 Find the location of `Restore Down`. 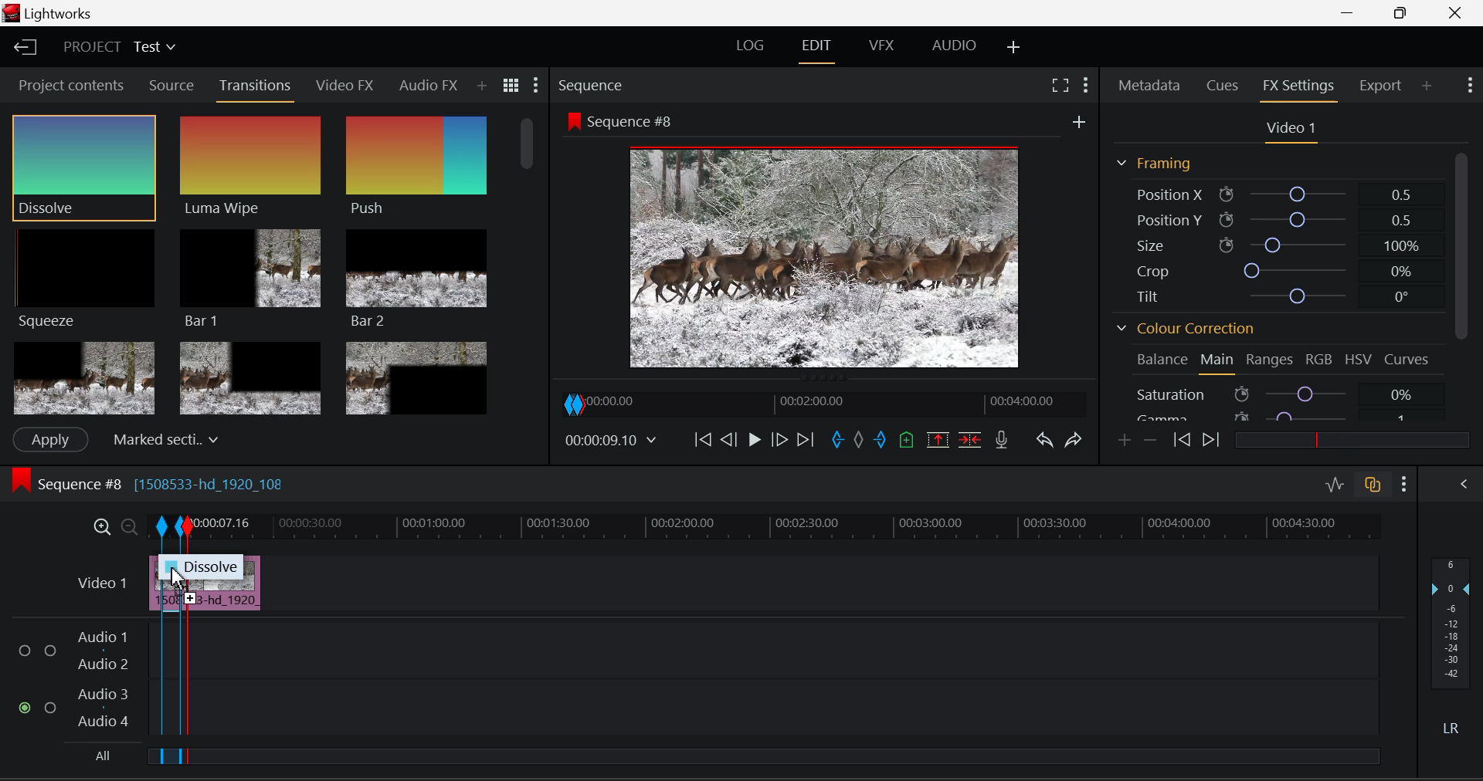

Restore Down is located at coordinates (1352, 13).